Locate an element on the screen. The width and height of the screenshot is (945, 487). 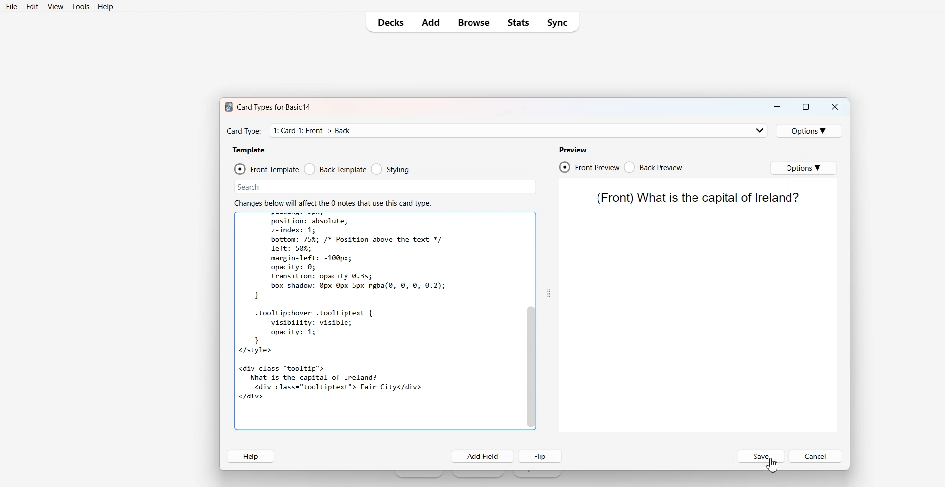
Browse is located at coordinates (474, 23).